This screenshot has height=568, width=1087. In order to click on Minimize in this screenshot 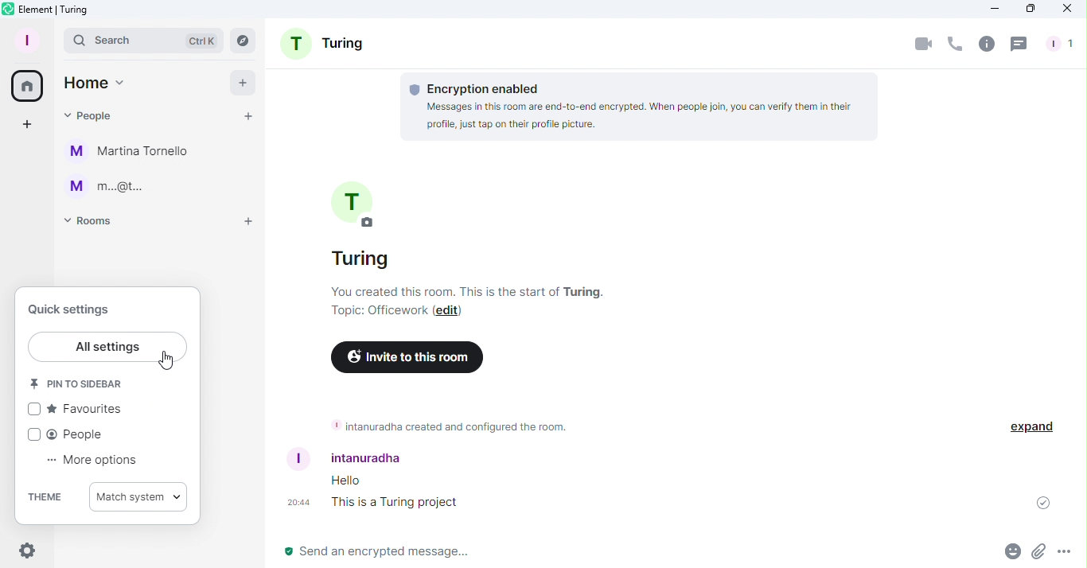, I will do `click(990, 10)`.